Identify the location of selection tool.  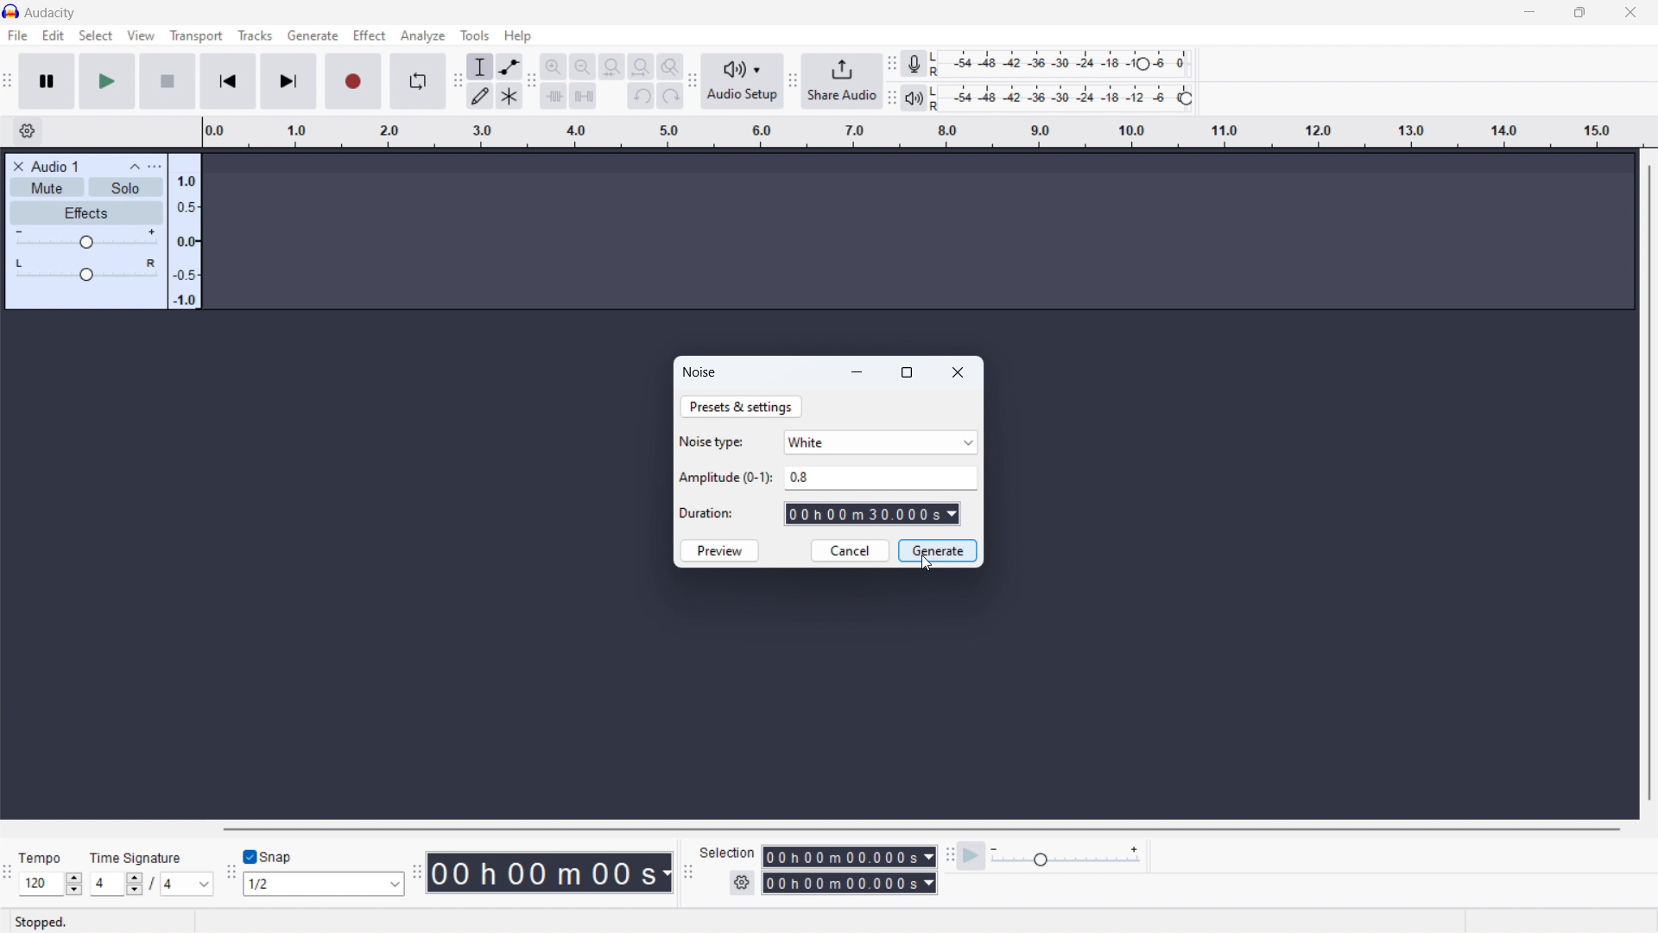
(480, 67).